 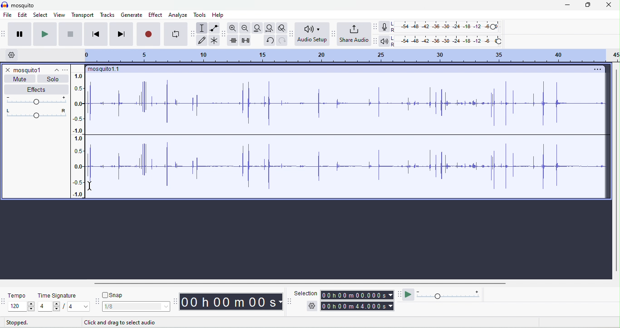 What do you see at coordinates (246, 40) in the screenshot?
I see `silence selection` at bounding box center [246, 40].